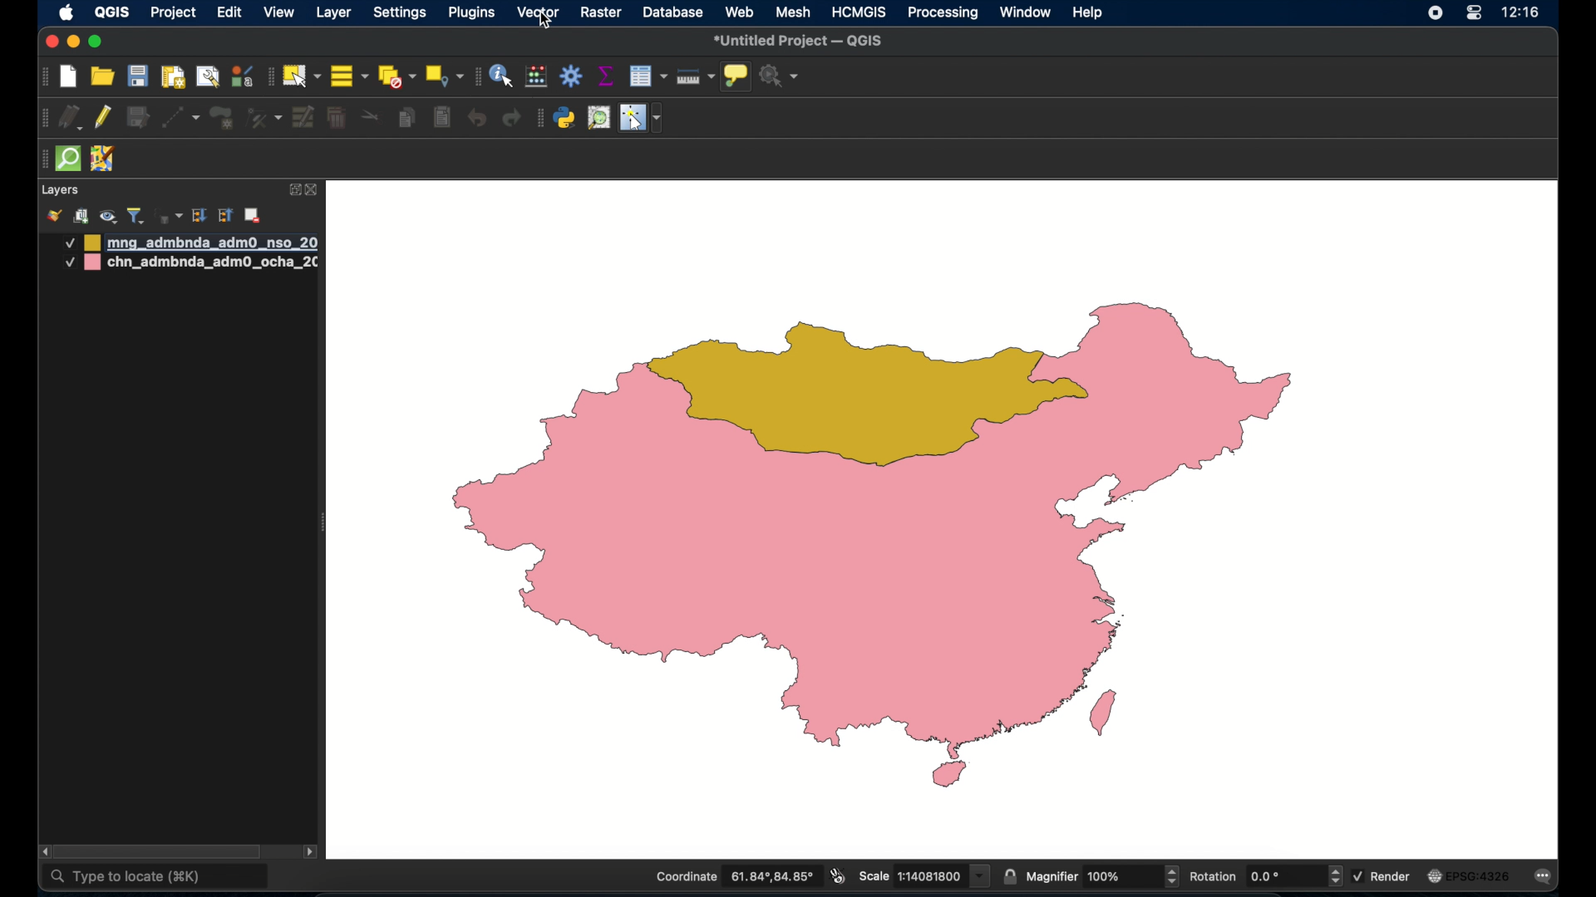 This screenshot has width=1596, height=897. What do you see at coordinates (175, 14) in the screenshot?
I see `project` at bounding box center [175, 14].